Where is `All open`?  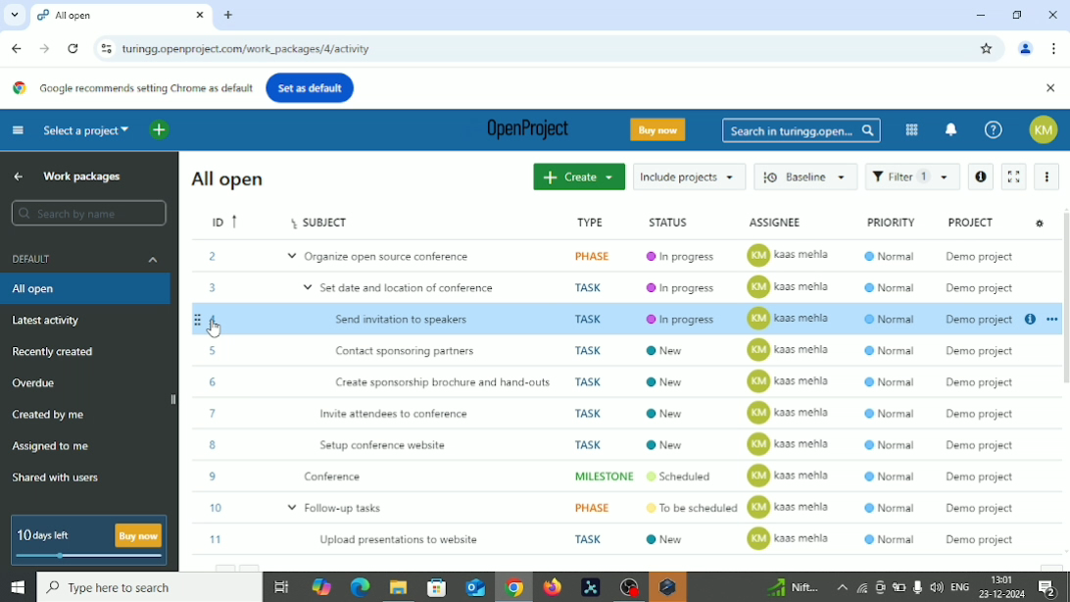
All open is located at coordinates (233, 178).